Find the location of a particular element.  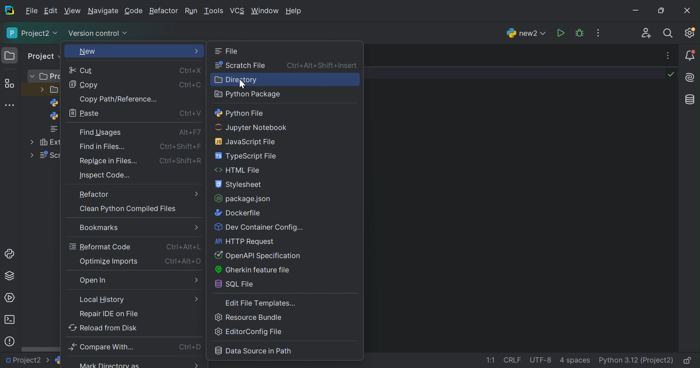

UTF-8 is located at coordinates (540, 361).